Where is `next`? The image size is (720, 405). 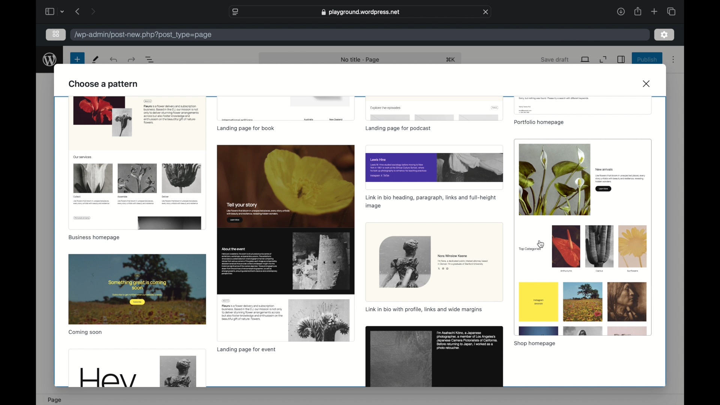
next is located at coordinates (93, 11).